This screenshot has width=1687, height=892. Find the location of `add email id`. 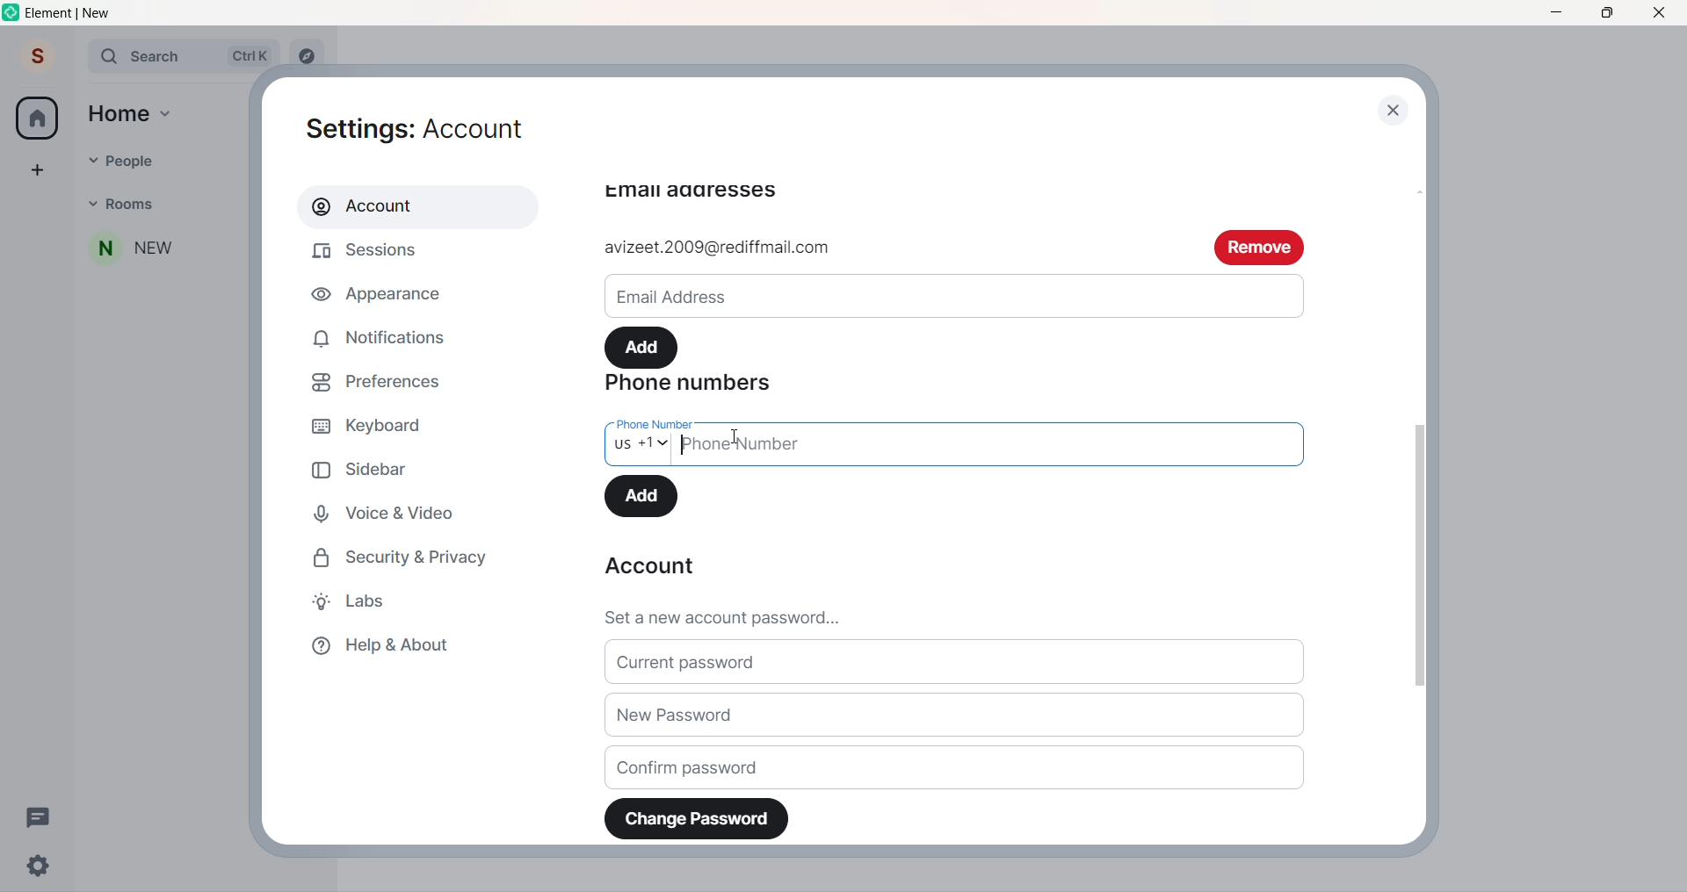

add email id is located at coordinates (887, 248).